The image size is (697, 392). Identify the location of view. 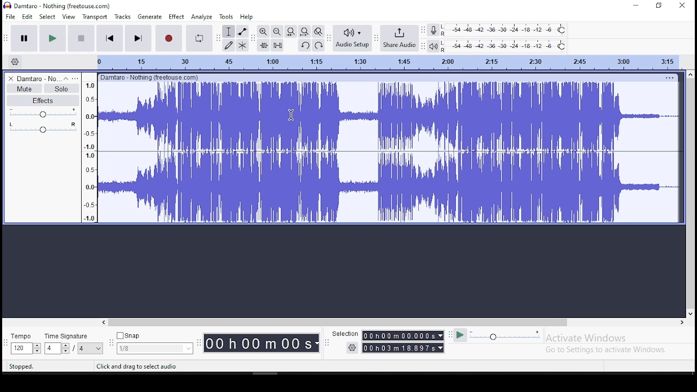
(69, 16).